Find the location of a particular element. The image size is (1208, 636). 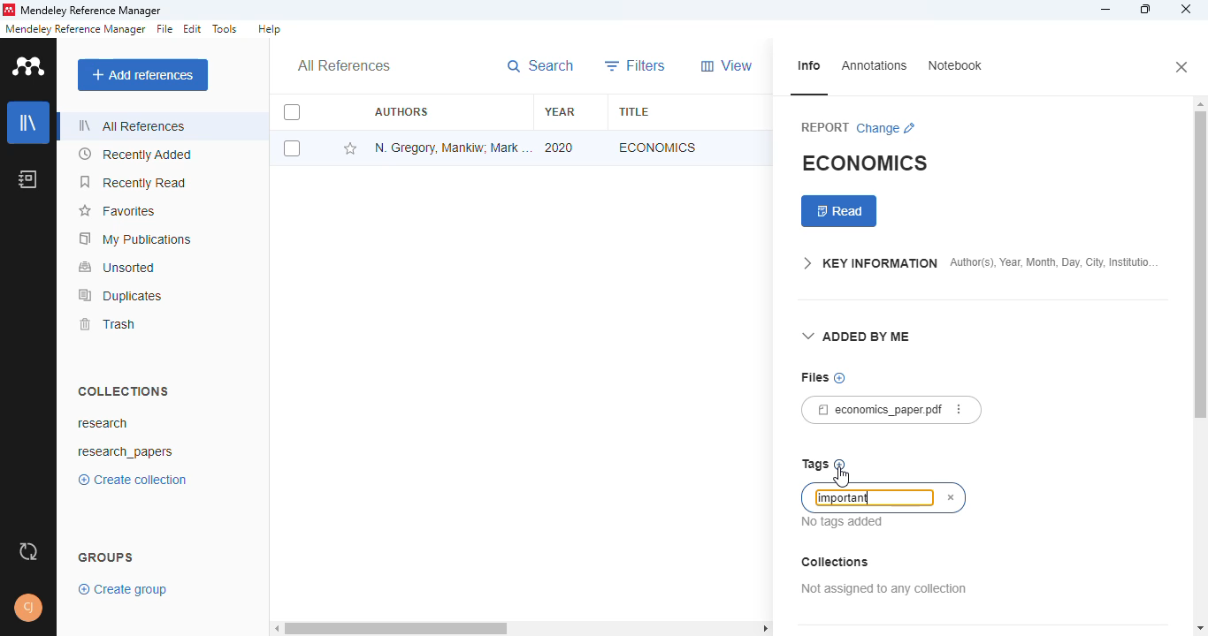

research is located at coordinates (102, 422).